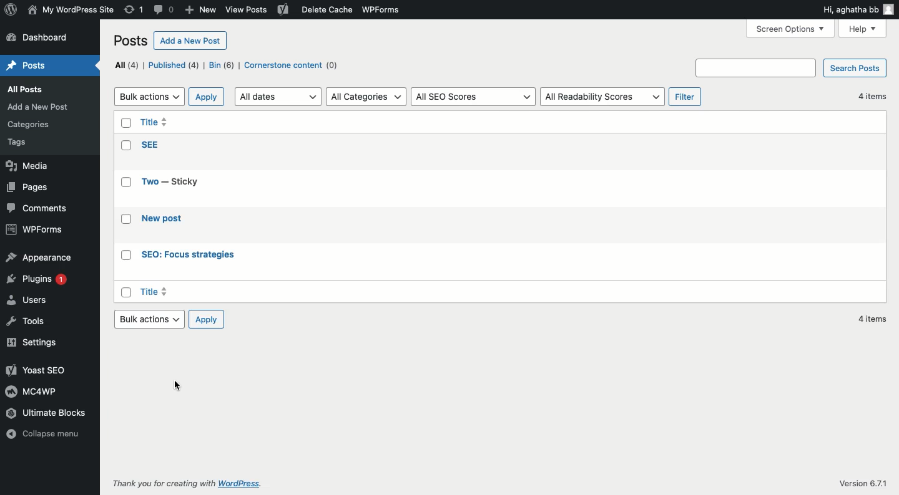  Describe the element at coordinates (25, 143) in the screenshot. I see `tags` at that location.